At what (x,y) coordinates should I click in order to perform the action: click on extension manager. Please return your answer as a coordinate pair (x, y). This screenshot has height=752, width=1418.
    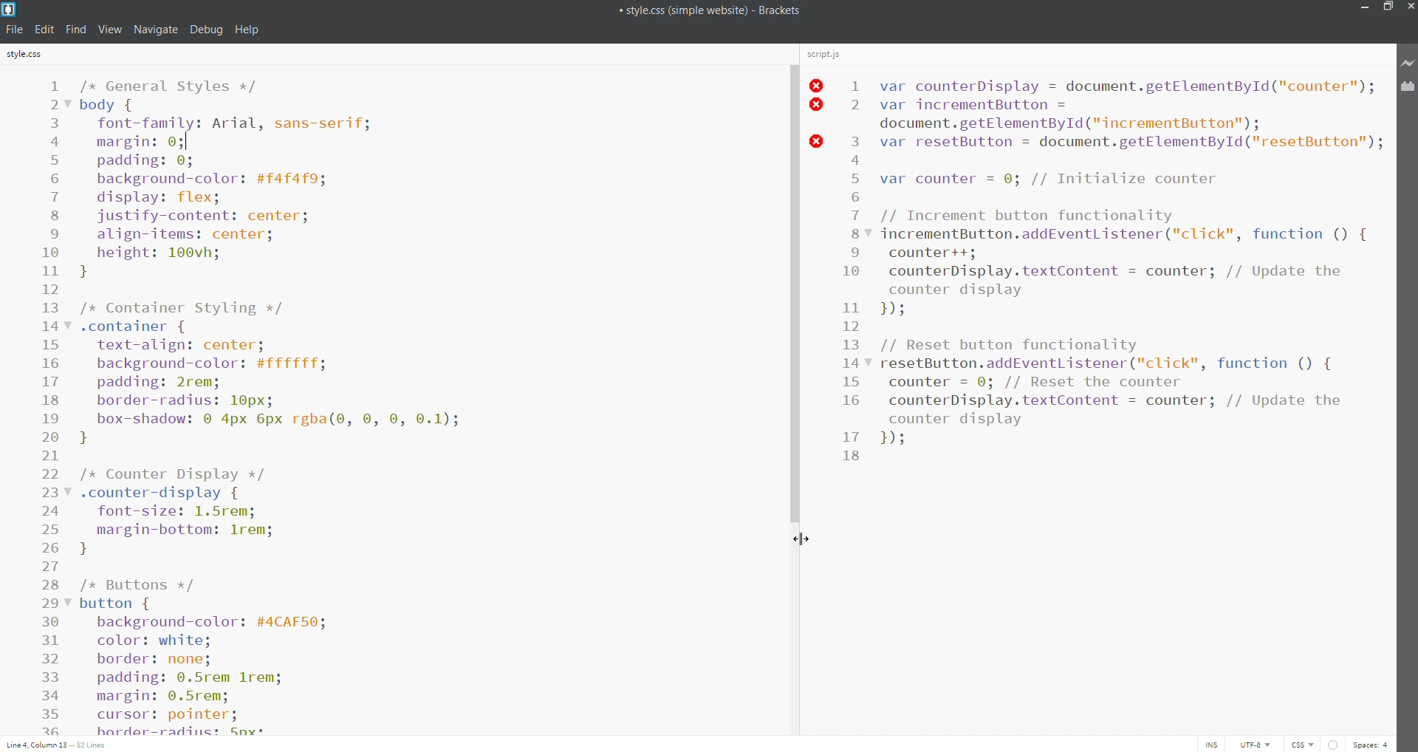
    Looking at the image, I should click on (1405, 88).